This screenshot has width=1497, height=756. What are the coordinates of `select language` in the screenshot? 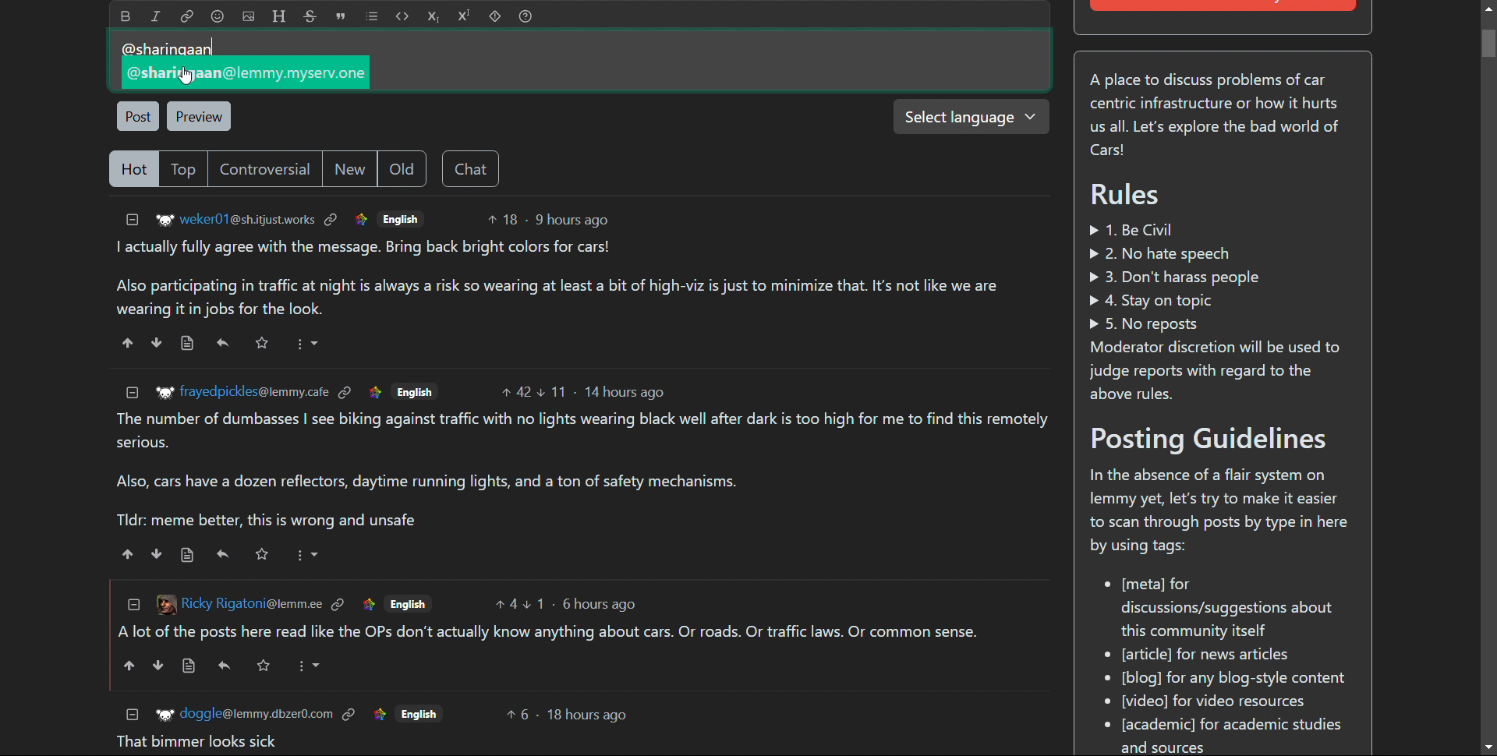 It's located at (971, 117).